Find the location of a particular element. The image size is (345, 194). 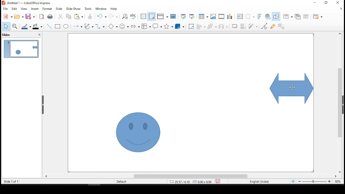

slide 1 of 1 is located at coordinates (11, 182).